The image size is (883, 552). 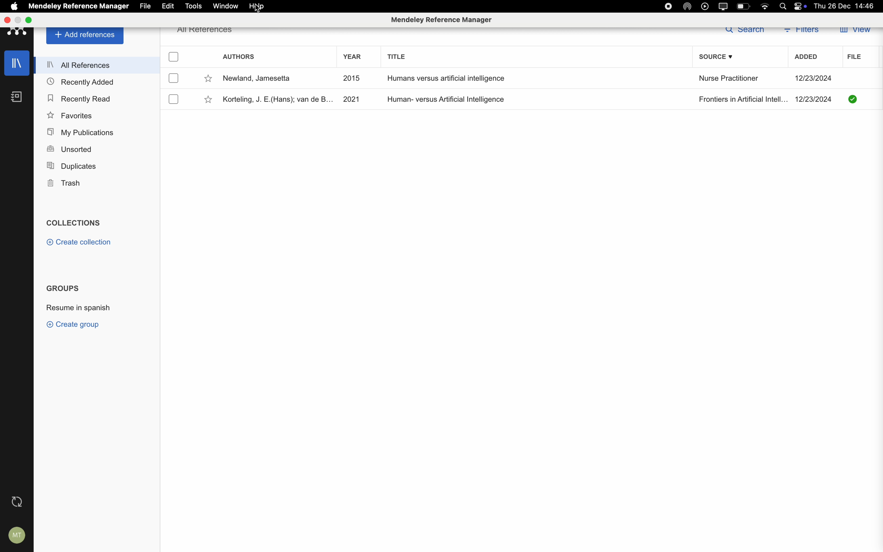 I want to click on Nurse Practitioner, so click(x=729, y=77).